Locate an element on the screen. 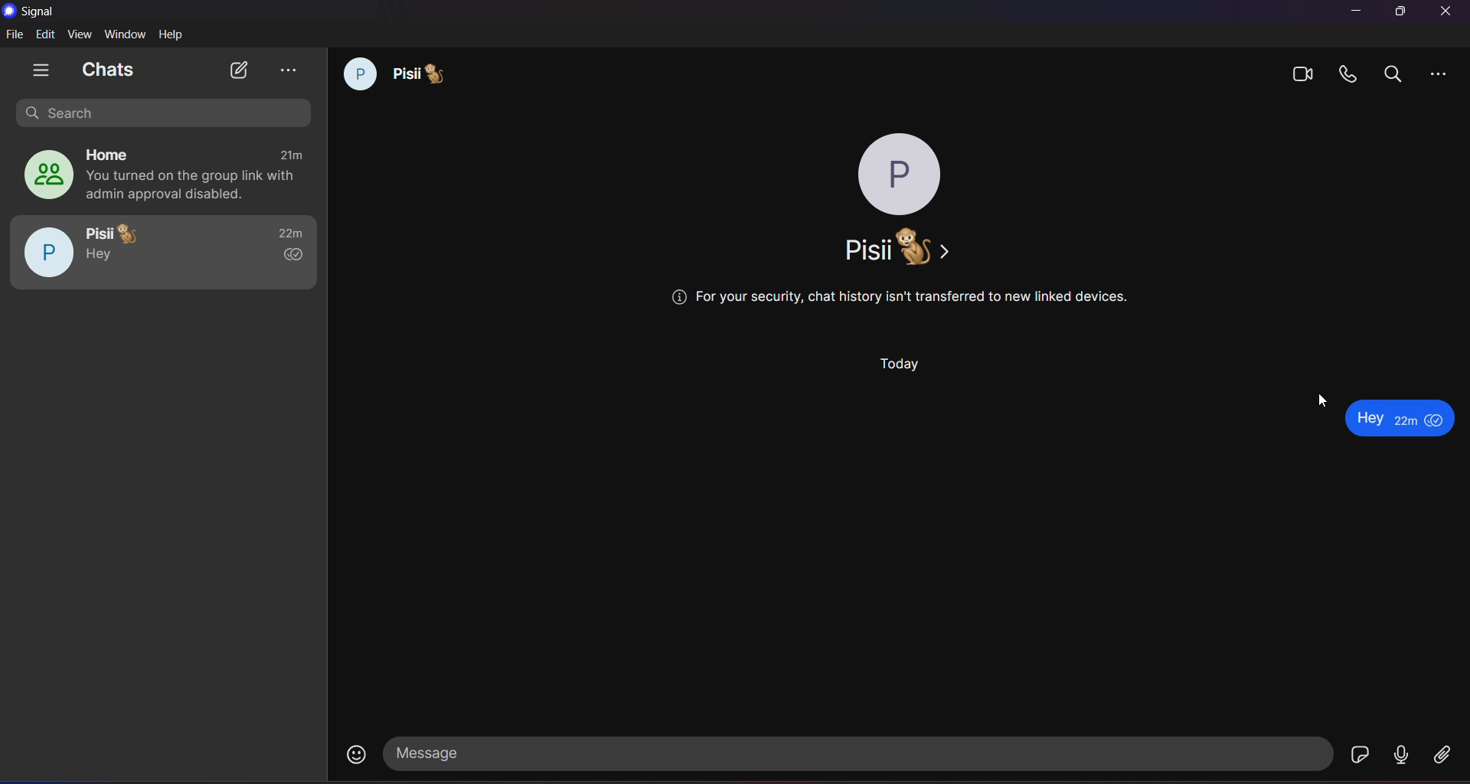 The width and height of the screenshot is (1470, 784). window is located at coordinates (128, 34).